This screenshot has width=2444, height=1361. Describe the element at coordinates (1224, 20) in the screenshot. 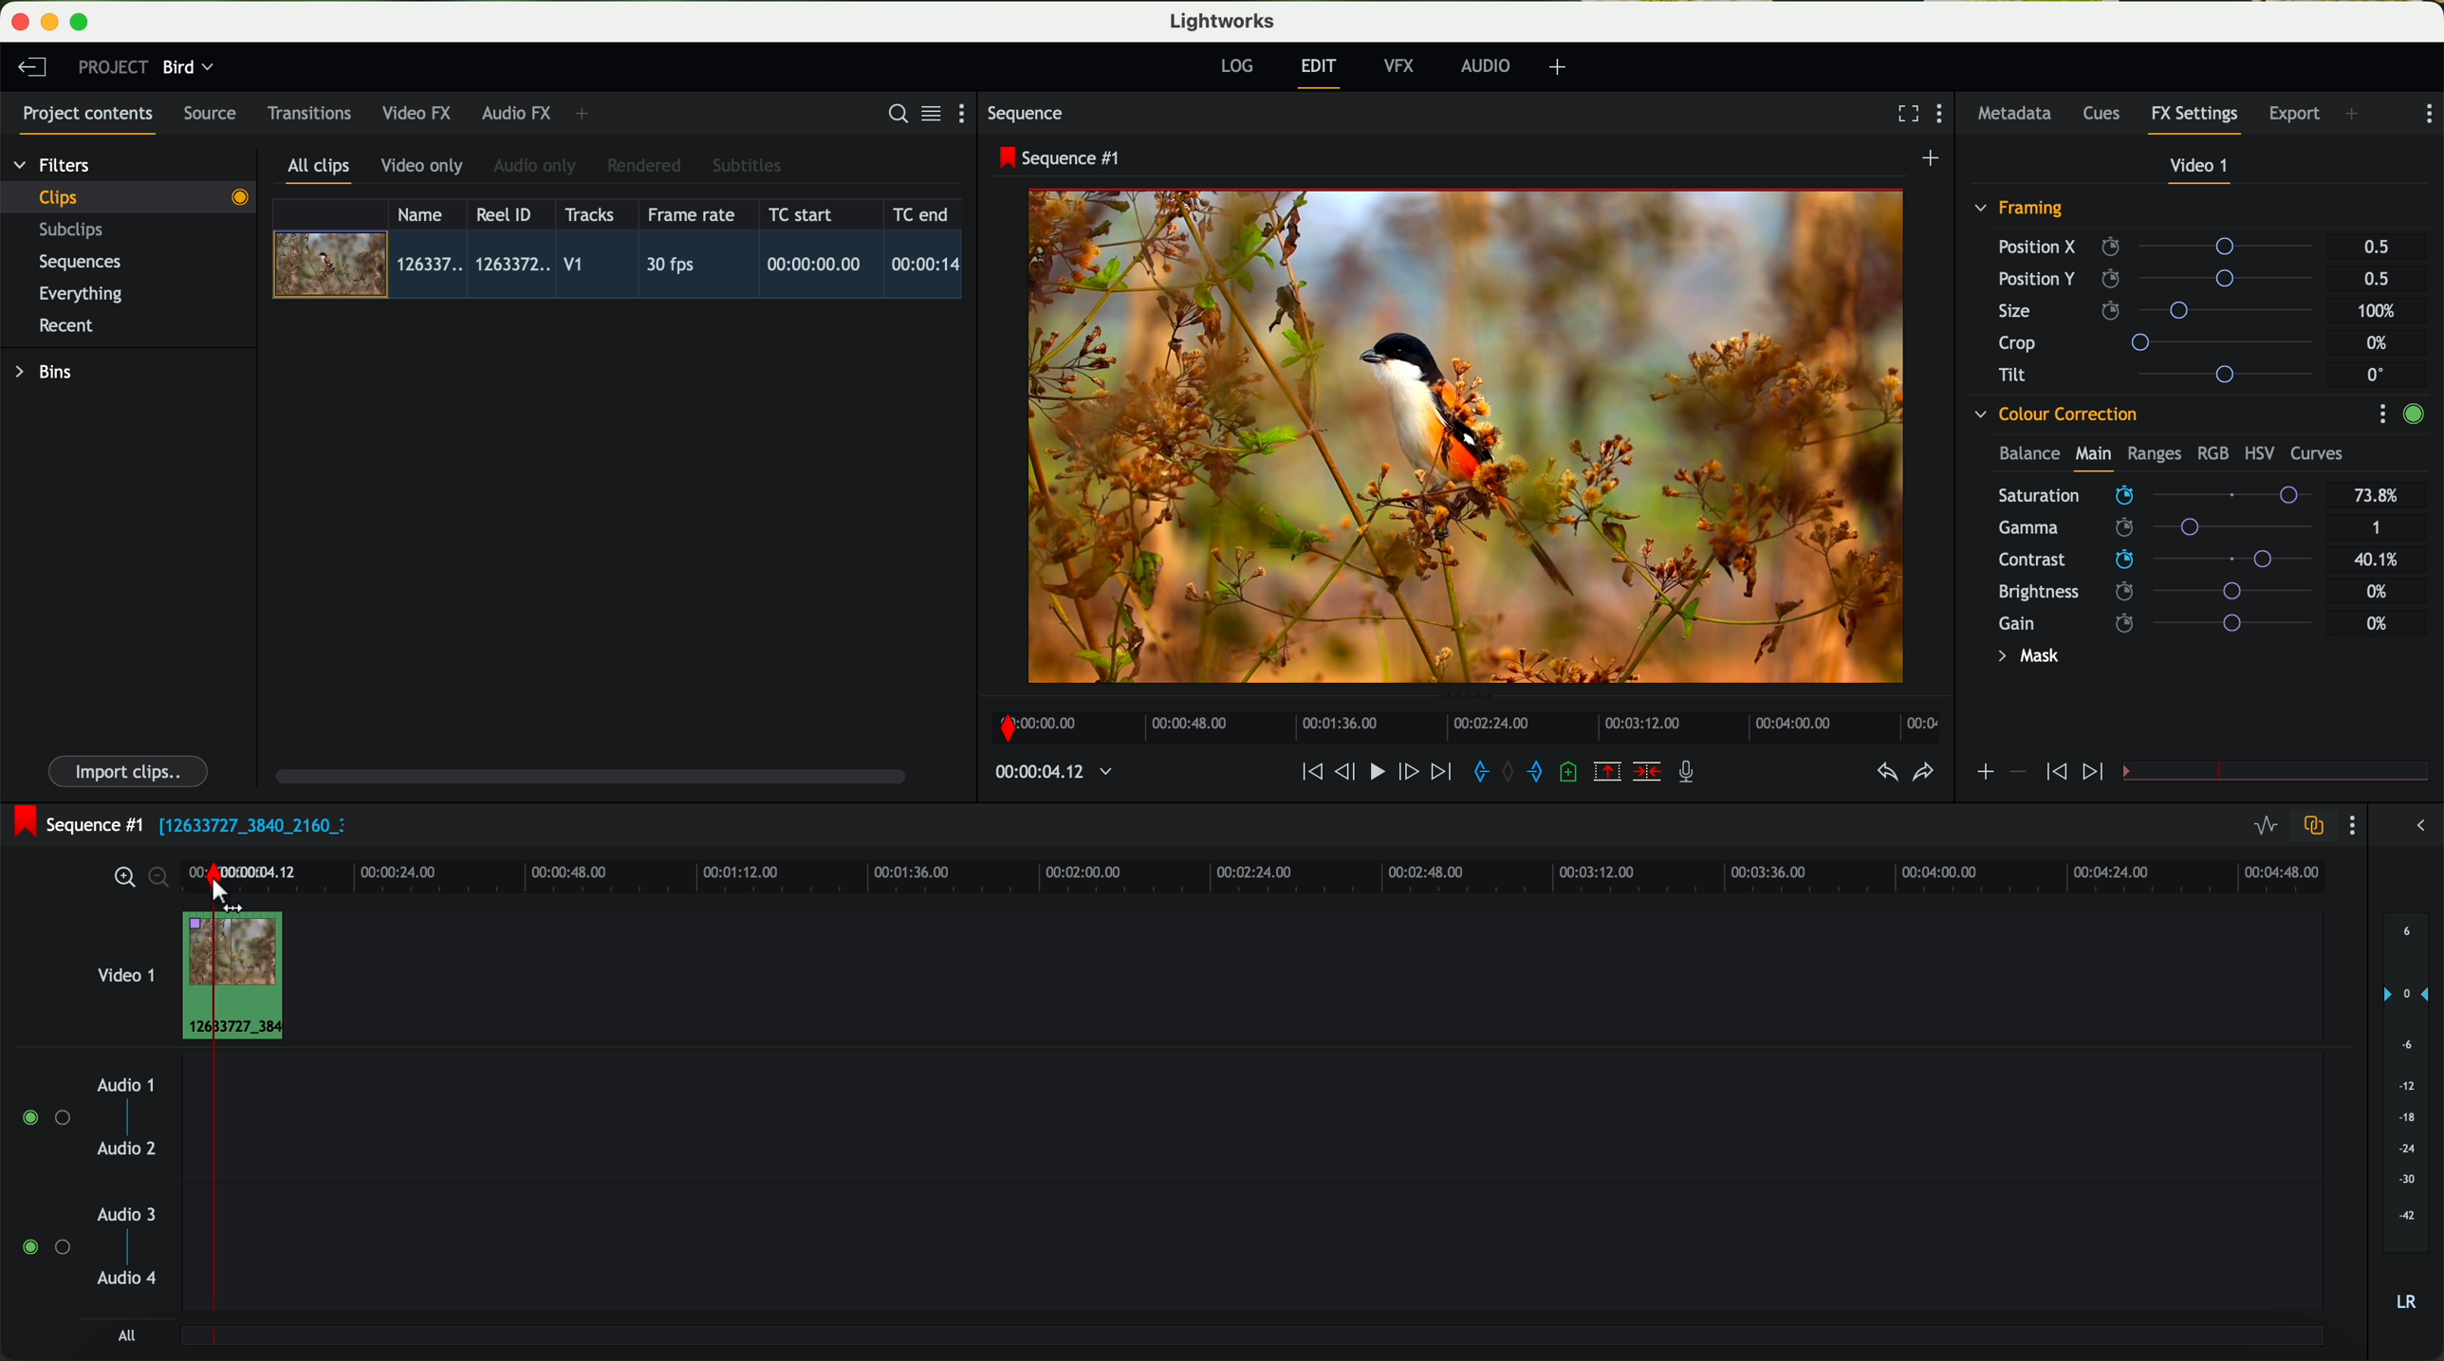

I see `Lightworks` at that location.